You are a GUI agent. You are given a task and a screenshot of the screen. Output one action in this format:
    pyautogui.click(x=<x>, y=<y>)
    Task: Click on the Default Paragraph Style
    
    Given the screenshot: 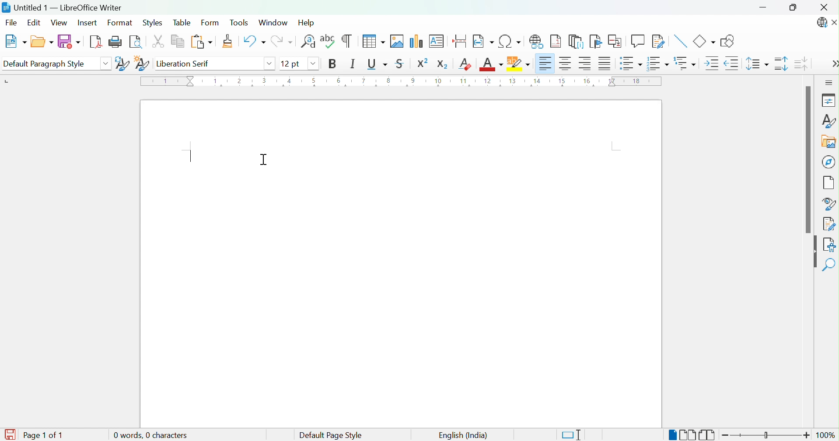 What is the action you would take?
    pyautogui.click(x=47, y=63)
    